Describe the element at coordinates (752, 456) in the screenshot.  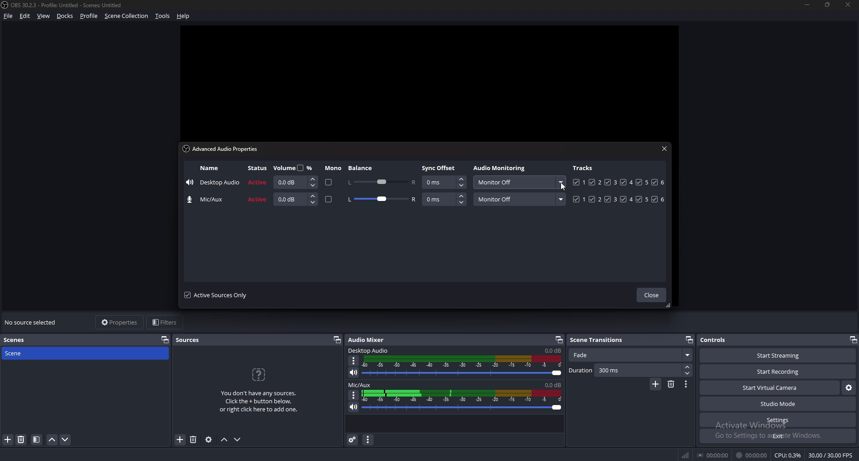
I see `00:00:00` at that location.